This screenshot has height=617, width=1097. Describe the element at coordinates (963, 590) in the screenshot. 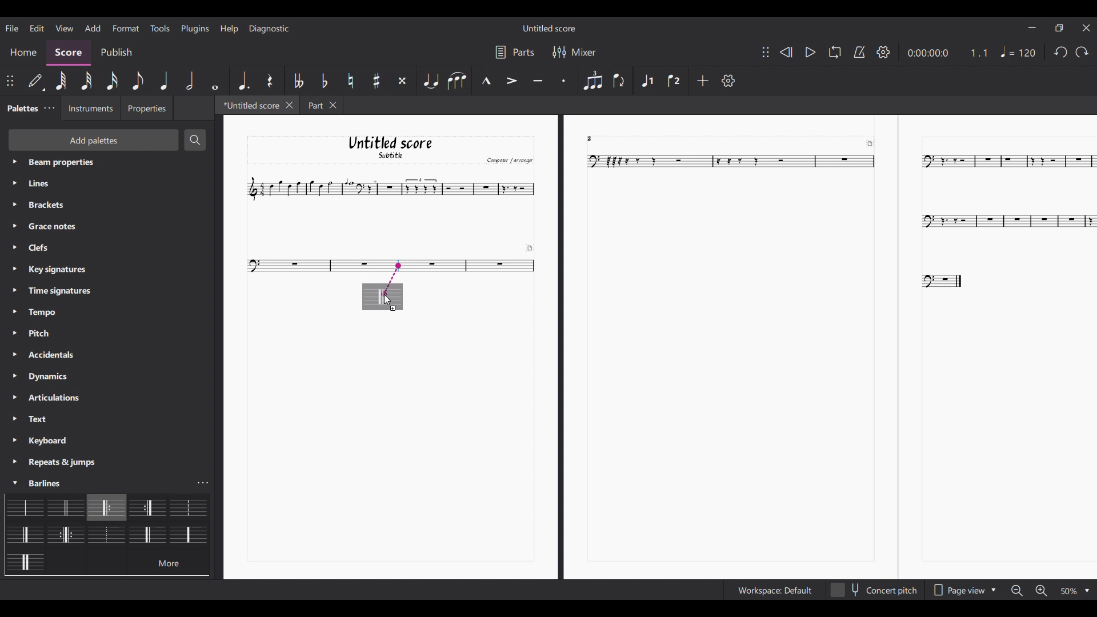

I see `Page view options` at that location.